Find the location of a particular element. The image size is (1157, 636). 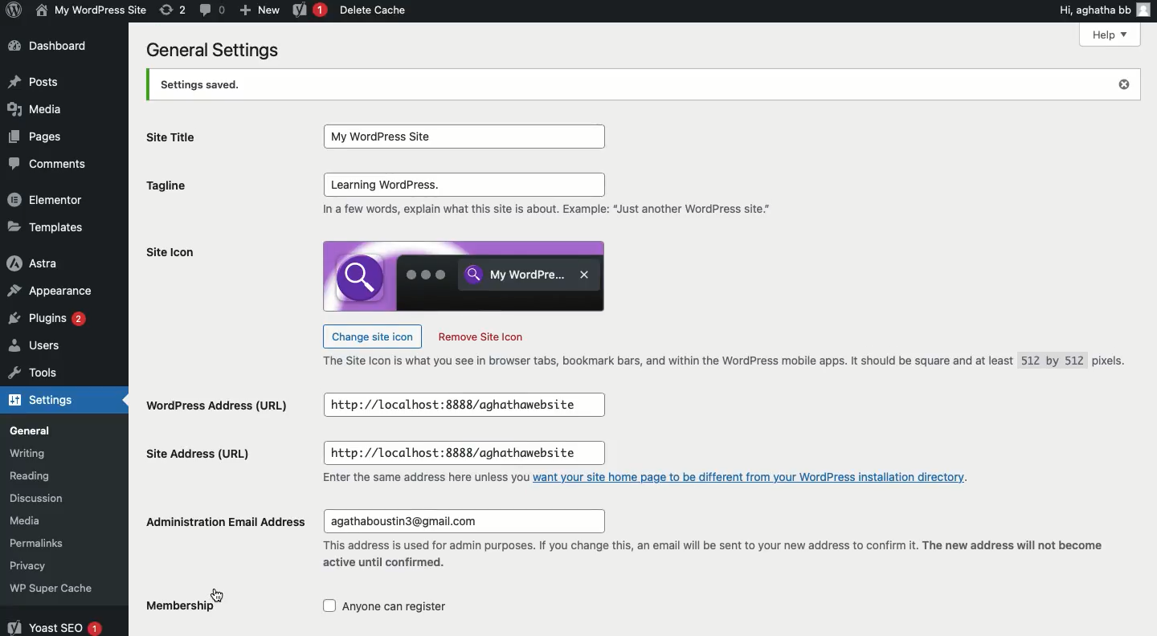

Comment is located at coordinates (49, 164).